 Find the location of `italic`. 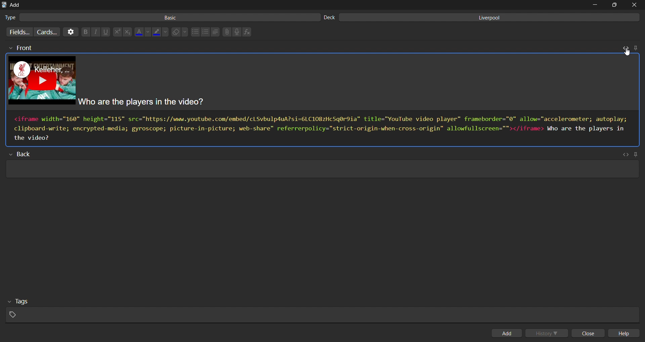

italic is located at coordinates (95, 32).